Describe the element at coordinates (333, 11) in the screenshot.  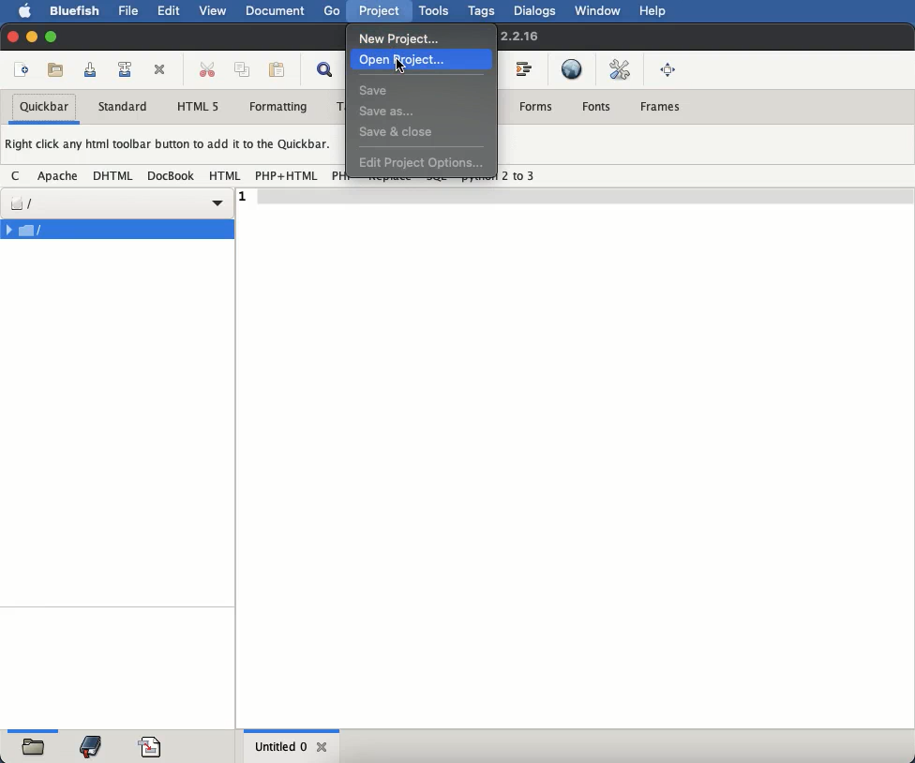
I see `go` at that location.